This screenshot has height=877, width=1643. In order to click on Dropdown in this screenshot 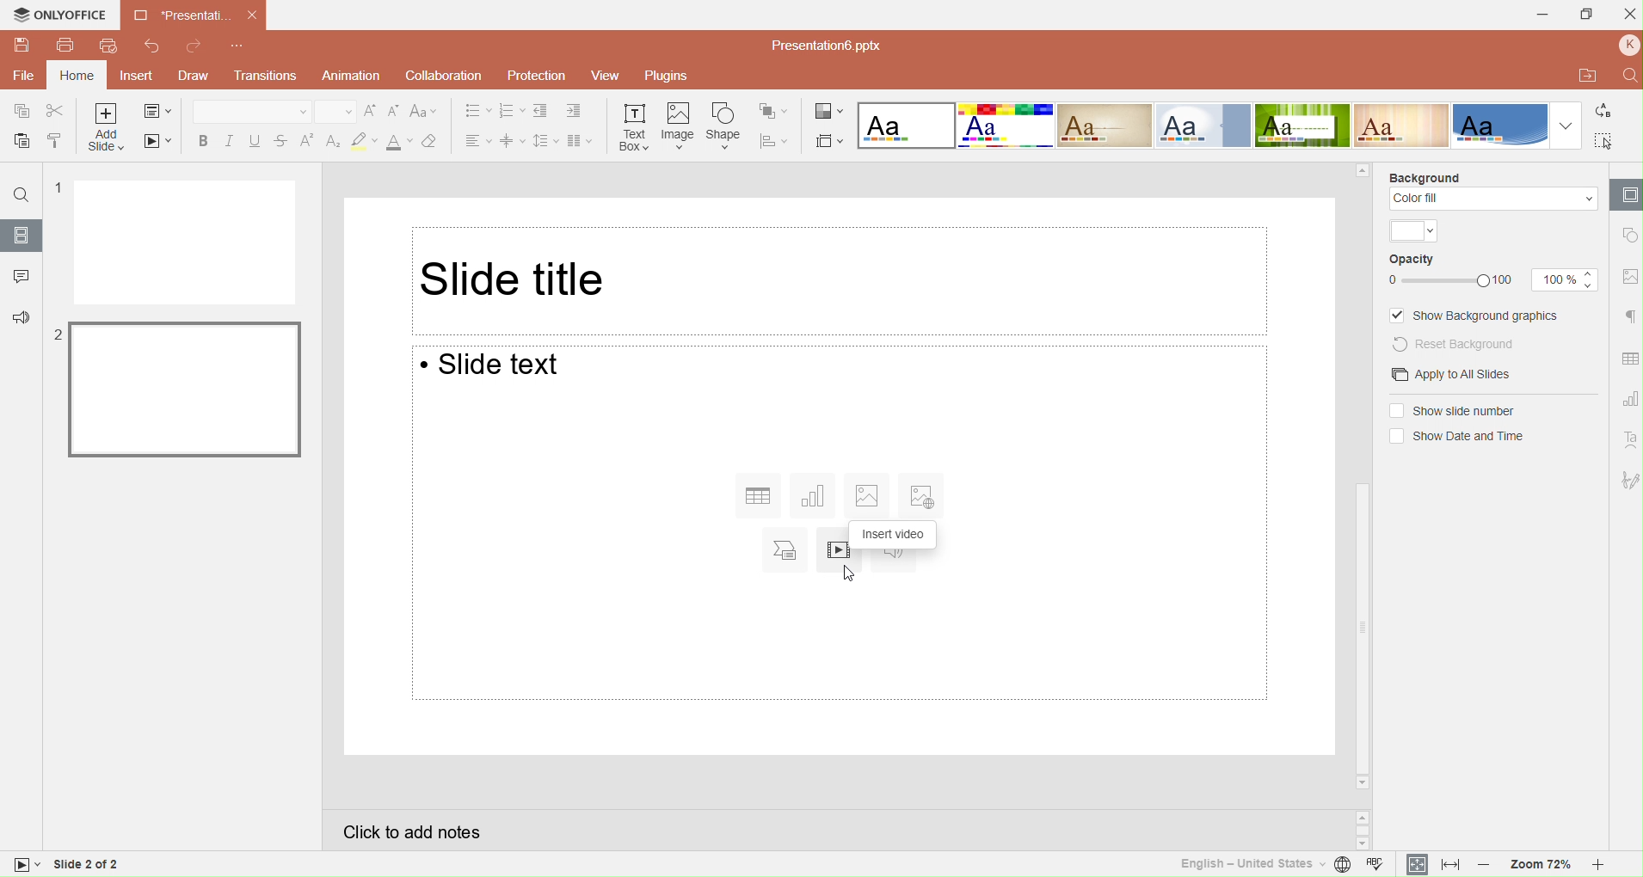, I will do `click(1564, 126)`.